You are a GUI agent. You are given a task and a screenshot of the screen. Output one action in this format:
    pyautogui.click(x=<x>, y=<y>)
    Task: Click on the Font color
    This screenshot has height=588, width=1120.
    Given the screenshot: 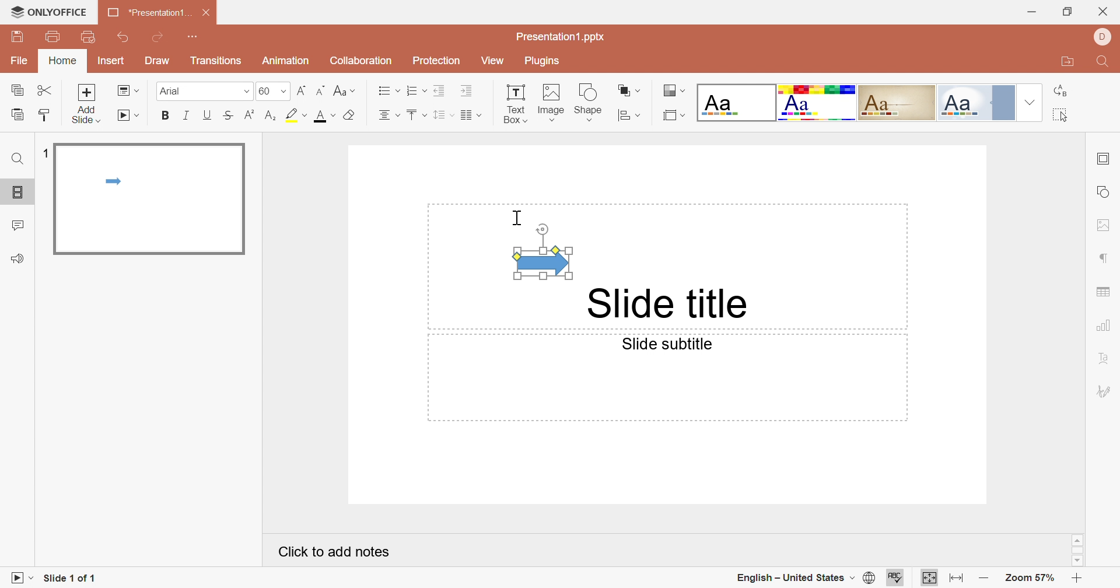 What is the action you would take?
    pyautogui.click(x=324, y=116)
    